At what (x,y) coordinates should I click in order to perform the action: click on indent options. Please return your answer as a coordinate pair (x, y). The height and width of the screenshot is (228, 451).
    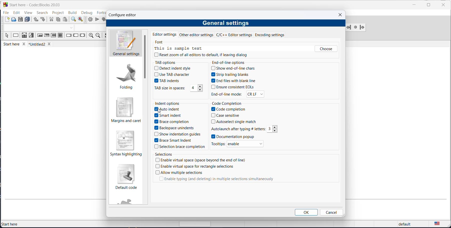
    Looking at the image, I should click on (169, 103).